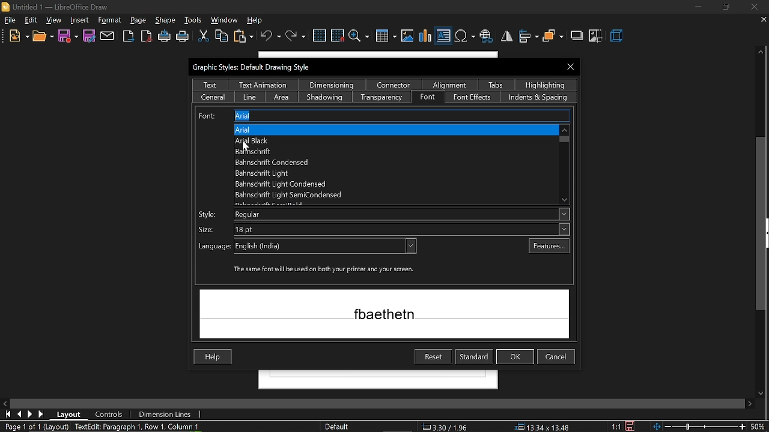 This screenshot has width=769, height=432. Describe the element at coordinates (325, 97) in the screenshot. I see `shadowing` at that location.